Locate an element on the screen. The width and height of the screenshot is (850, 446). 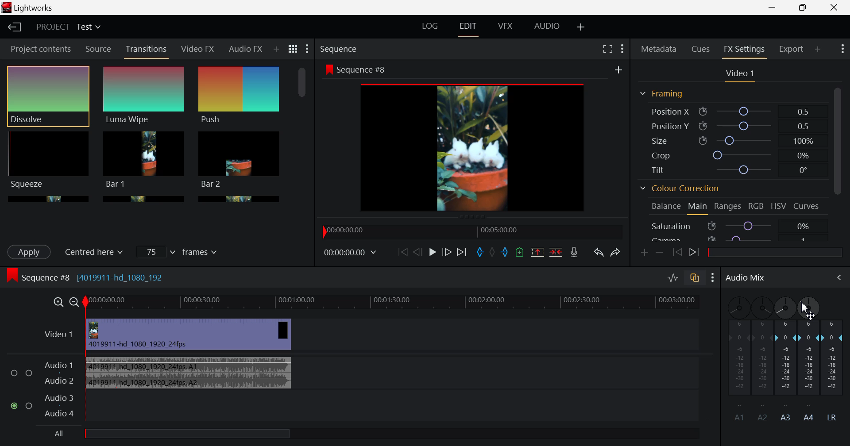
LR Decibel Level is located at coordinates (835, 370).